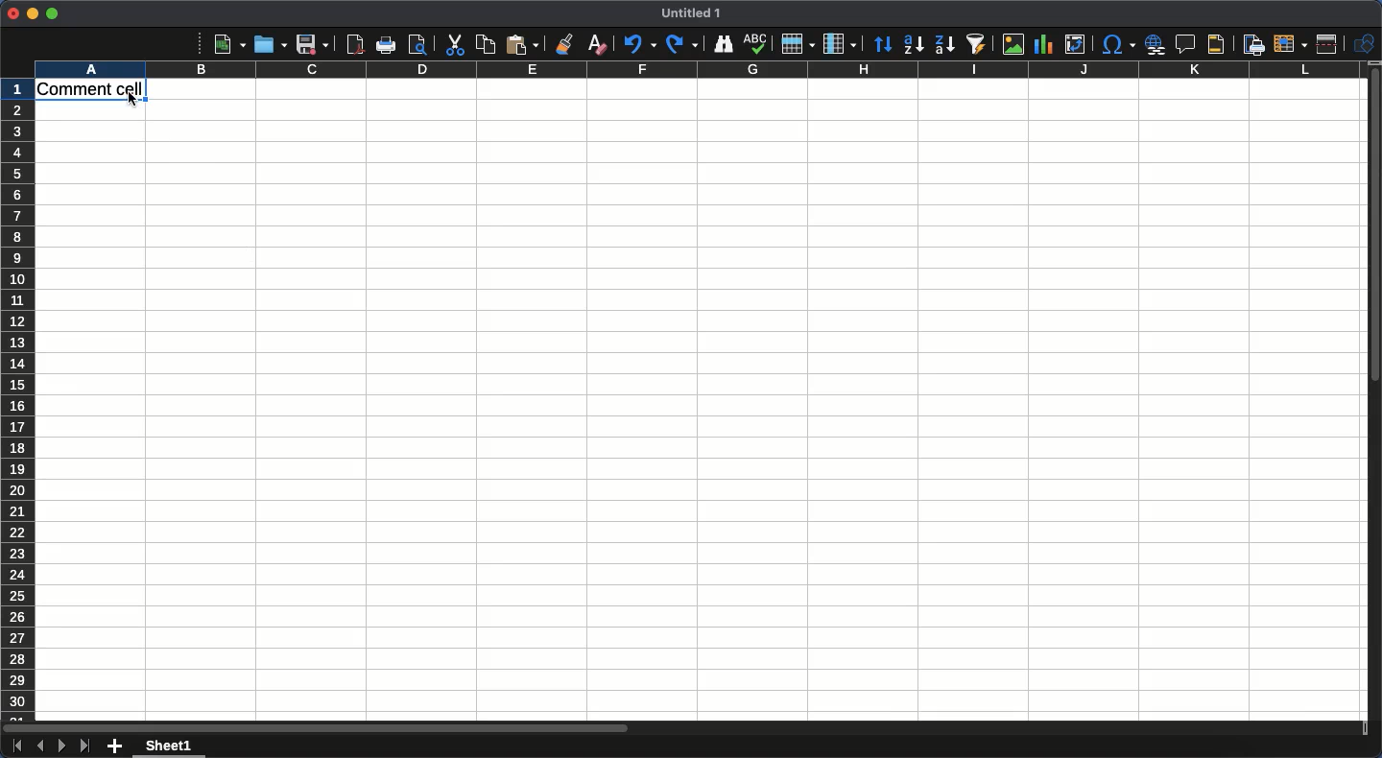 The height and width of the screenshot is (758, 1382). What do you see at coordinates (1253, 44) in the screenshot?
I see `Define print area` at bounding box center [1253, 44].